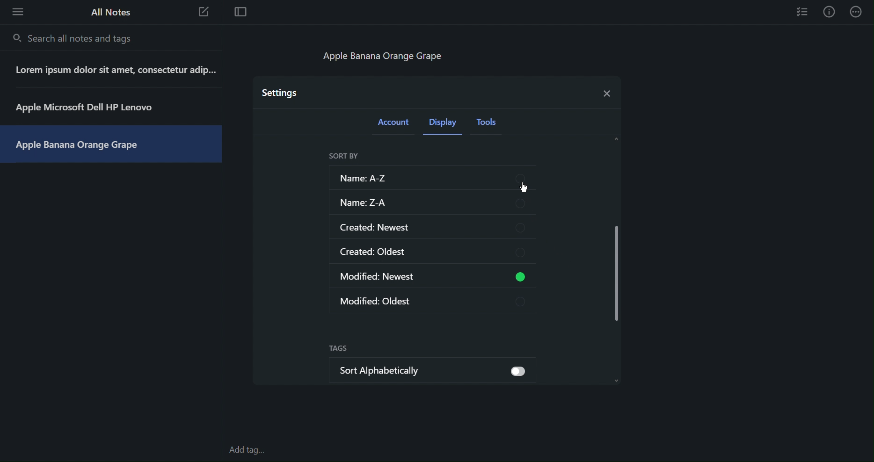 The height and width of the screenshot is (462, 874). Describe the element at coordinates (90, 107) in the screenshot. I see `Apple Microsoft Dell HP Lenovo` at that location.